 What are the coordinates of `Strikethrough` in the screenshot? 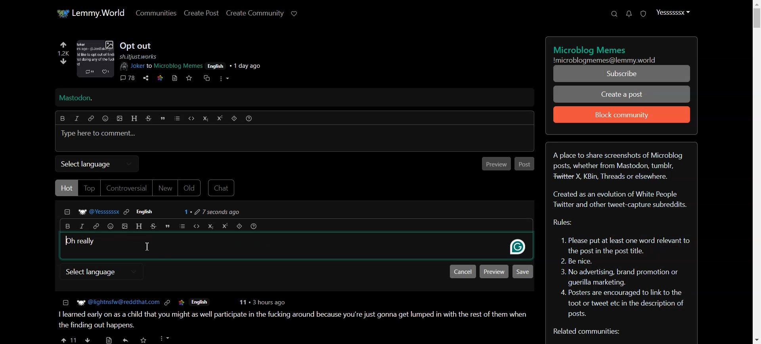 It's located at (152, 226).